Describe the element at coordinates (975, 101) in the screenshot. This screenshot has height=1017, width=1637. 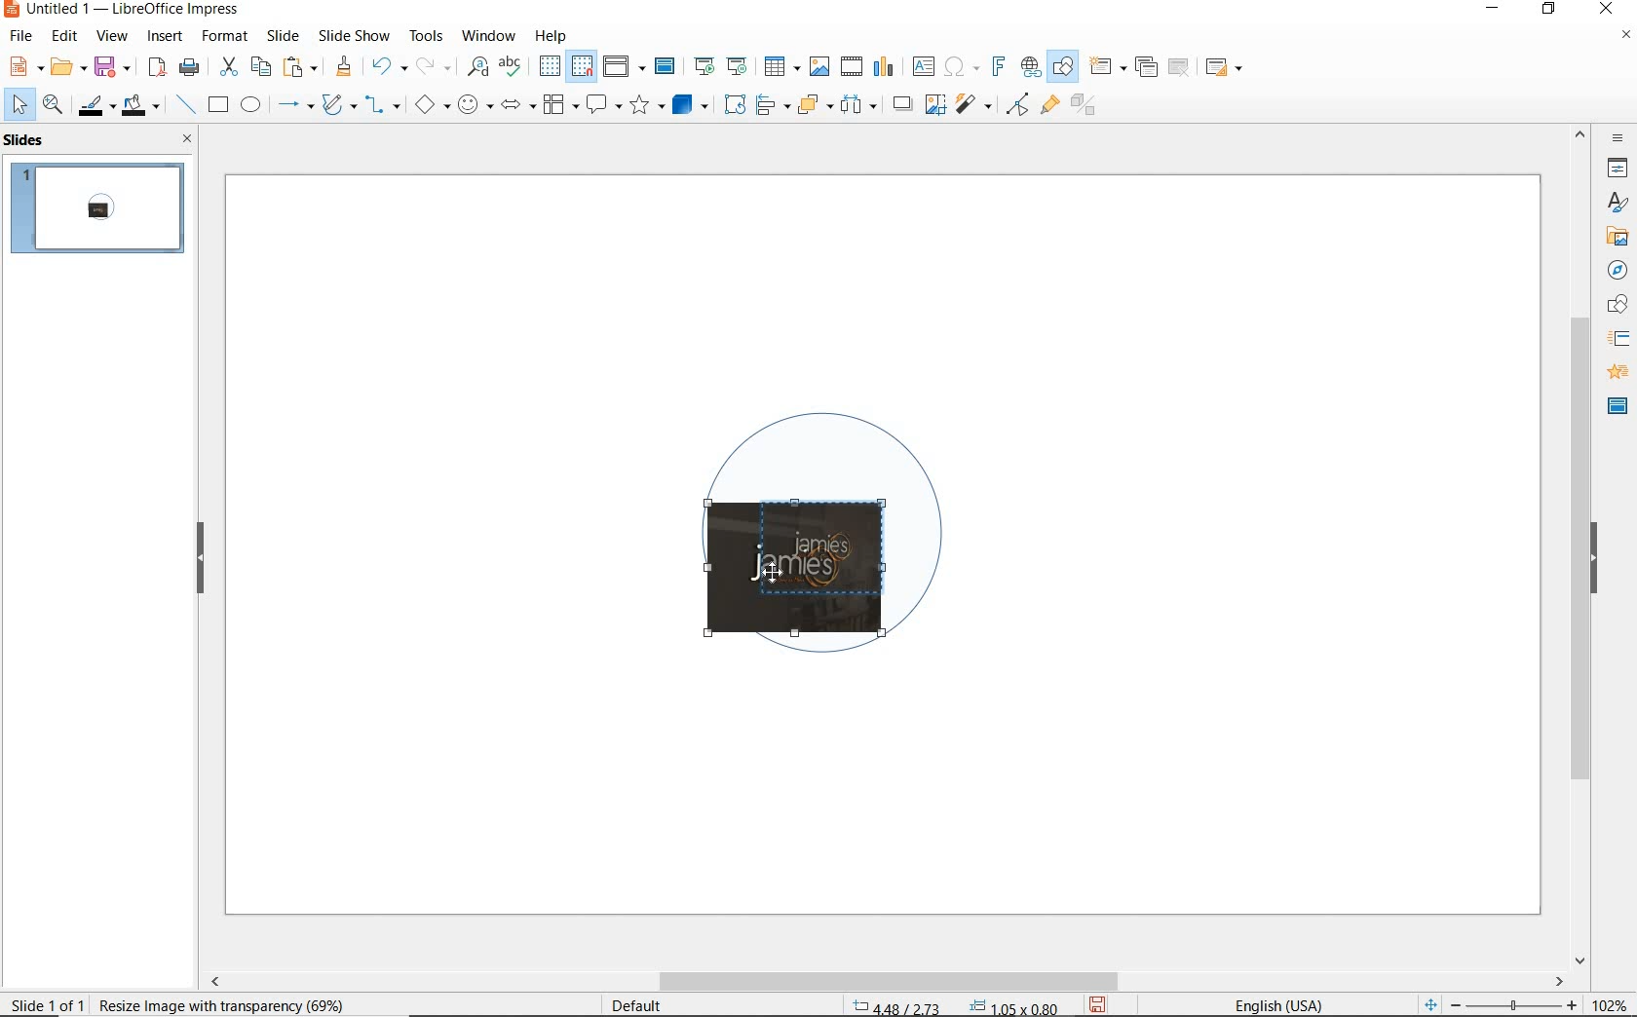
I see `filter` at that location.